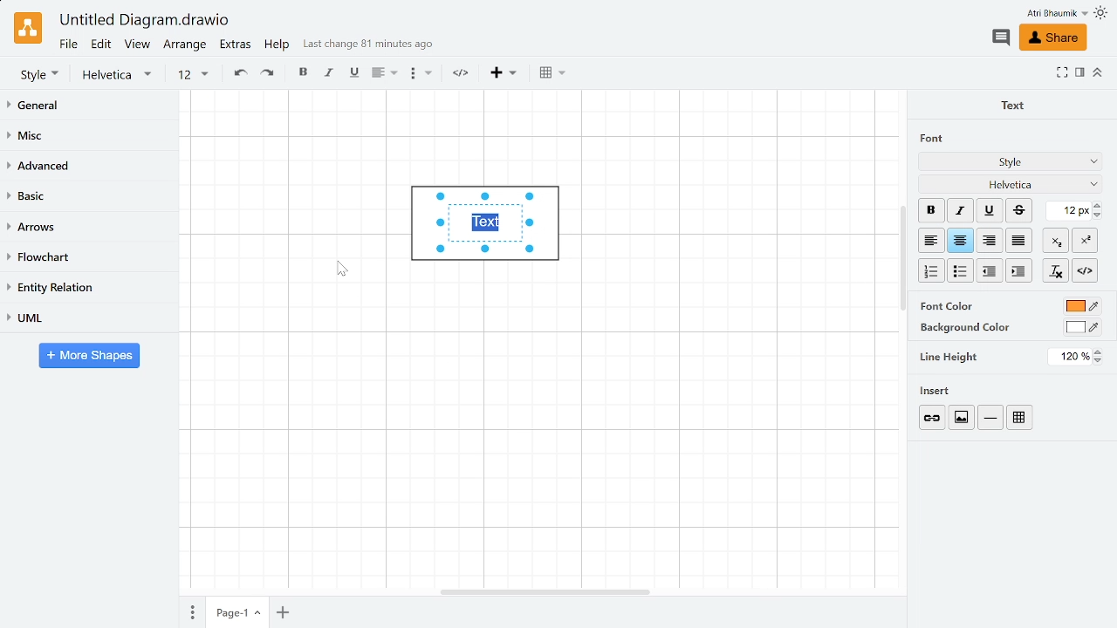  I want to click on Current window, so click(143, 21).